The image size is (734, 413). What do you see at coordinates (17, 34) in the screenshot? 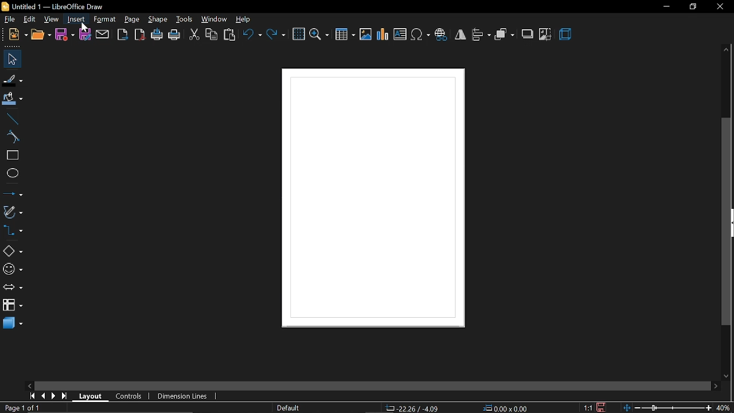
I see `new ` at bounding box center [17, 34].